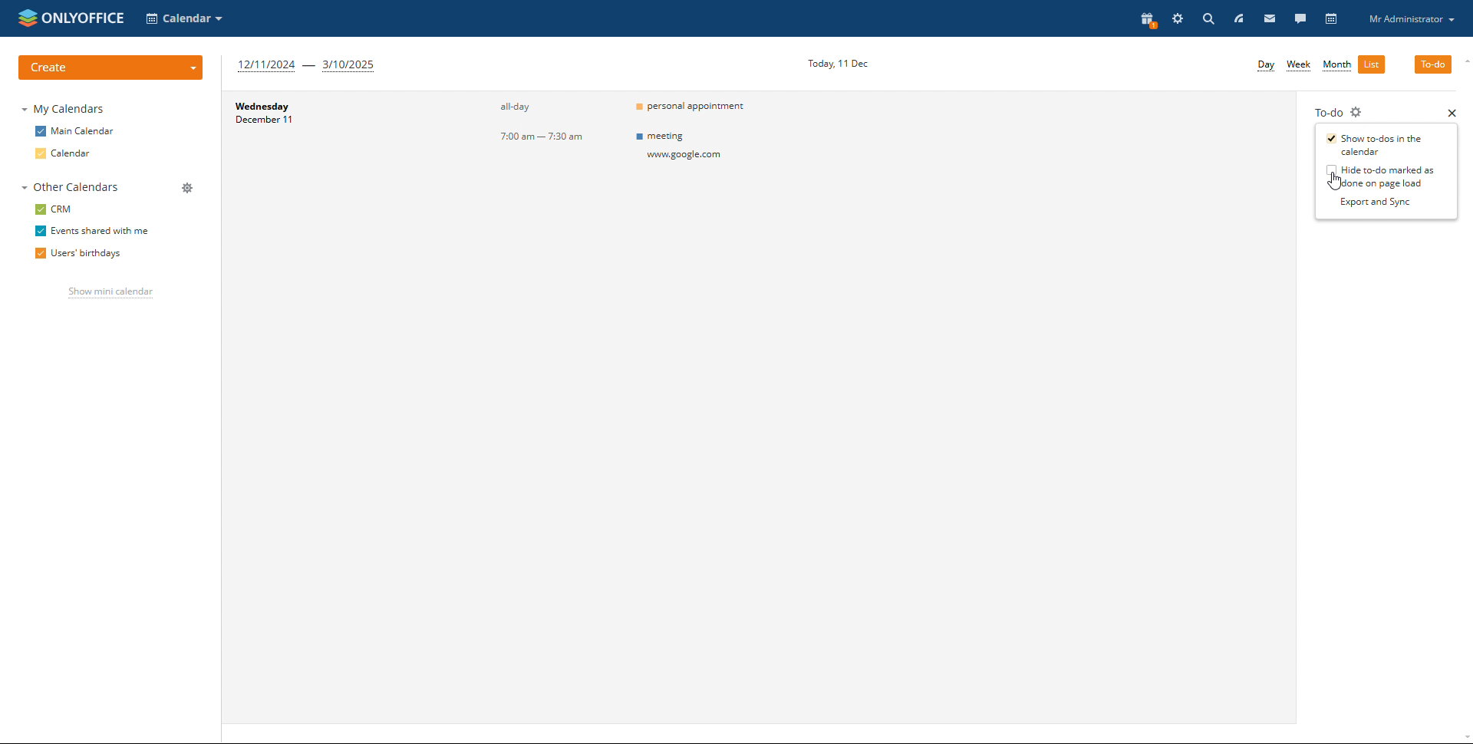  I want to click on , so click(705, 149).